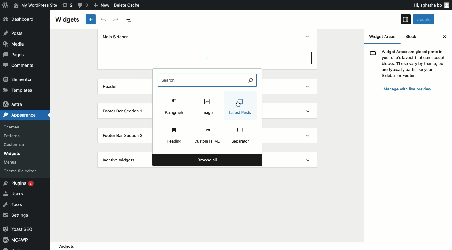  I want to click on Footer bar section 2, so click(126, 135).